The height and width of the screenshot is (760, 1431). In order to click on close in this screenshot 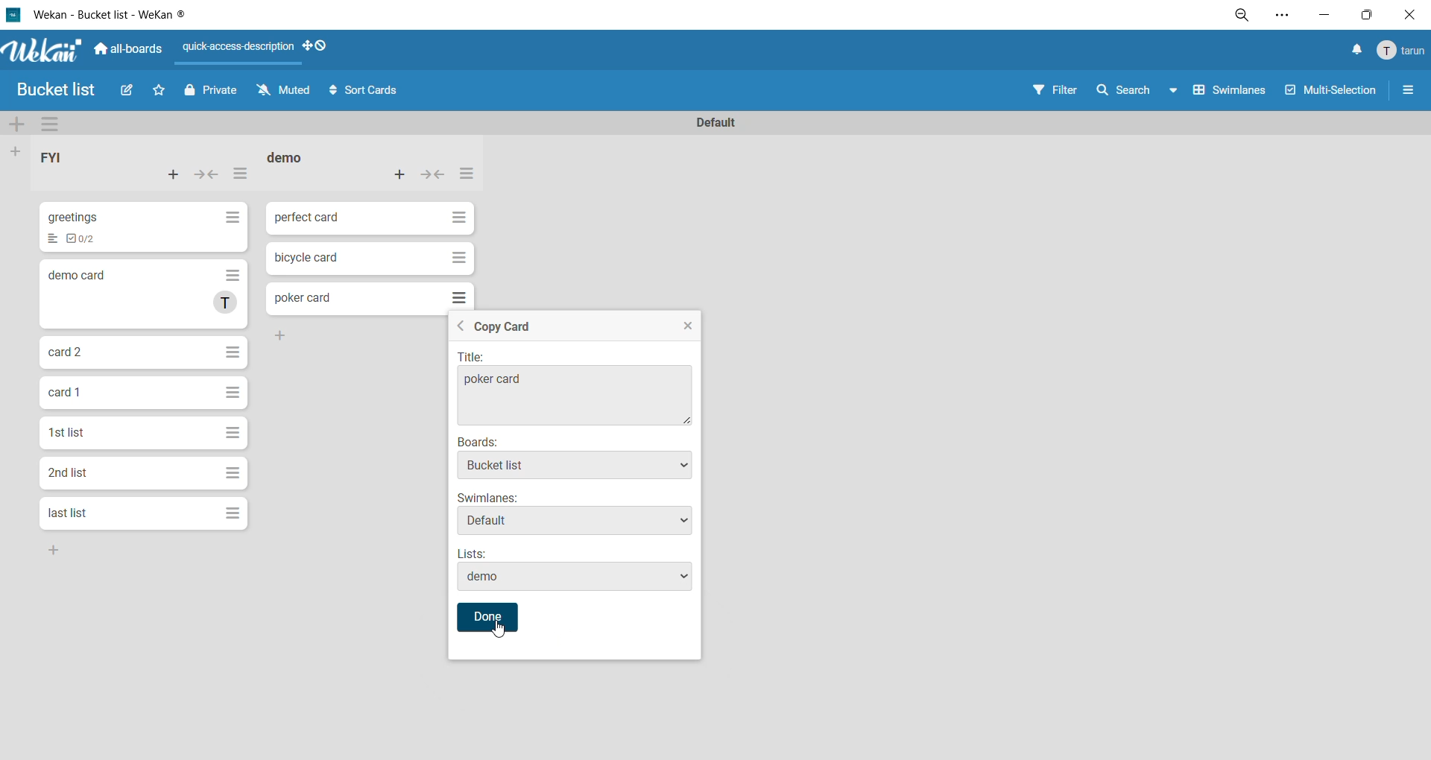, I will do `click(1407, 15)`.